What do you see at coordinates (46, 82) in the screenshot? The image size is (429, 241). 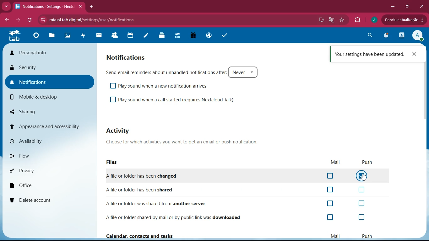 I see `notifications` at bounding box center [46, 82].